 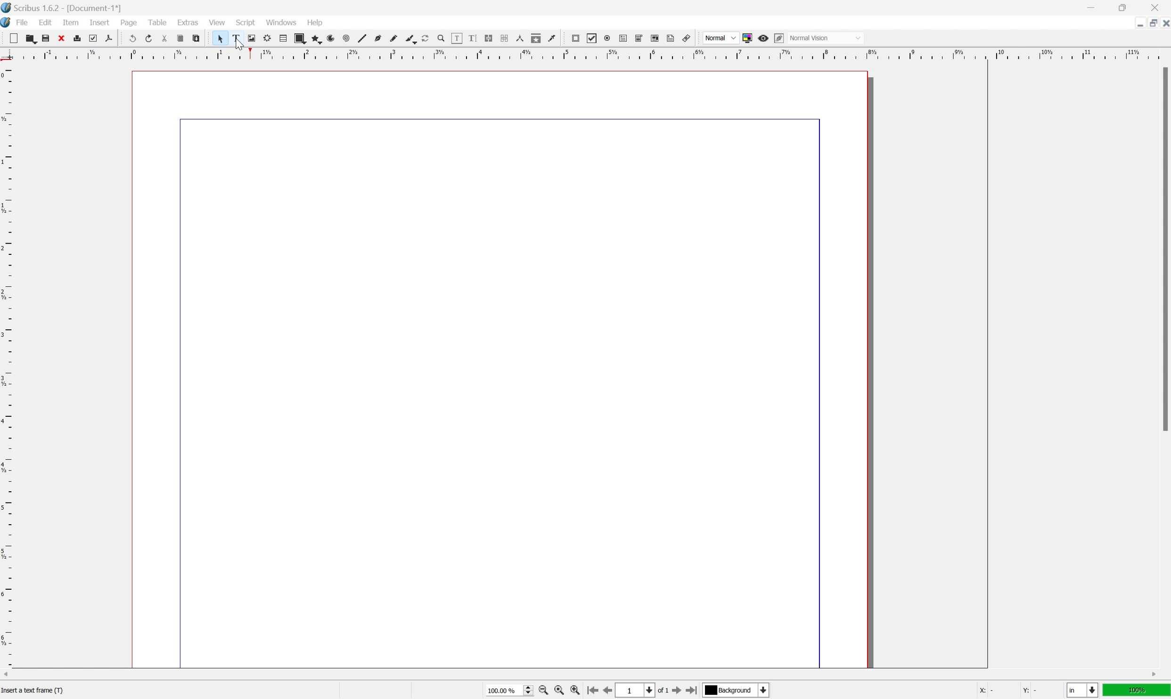 I want to click on pdf combo box, so click(x=639, y=38).